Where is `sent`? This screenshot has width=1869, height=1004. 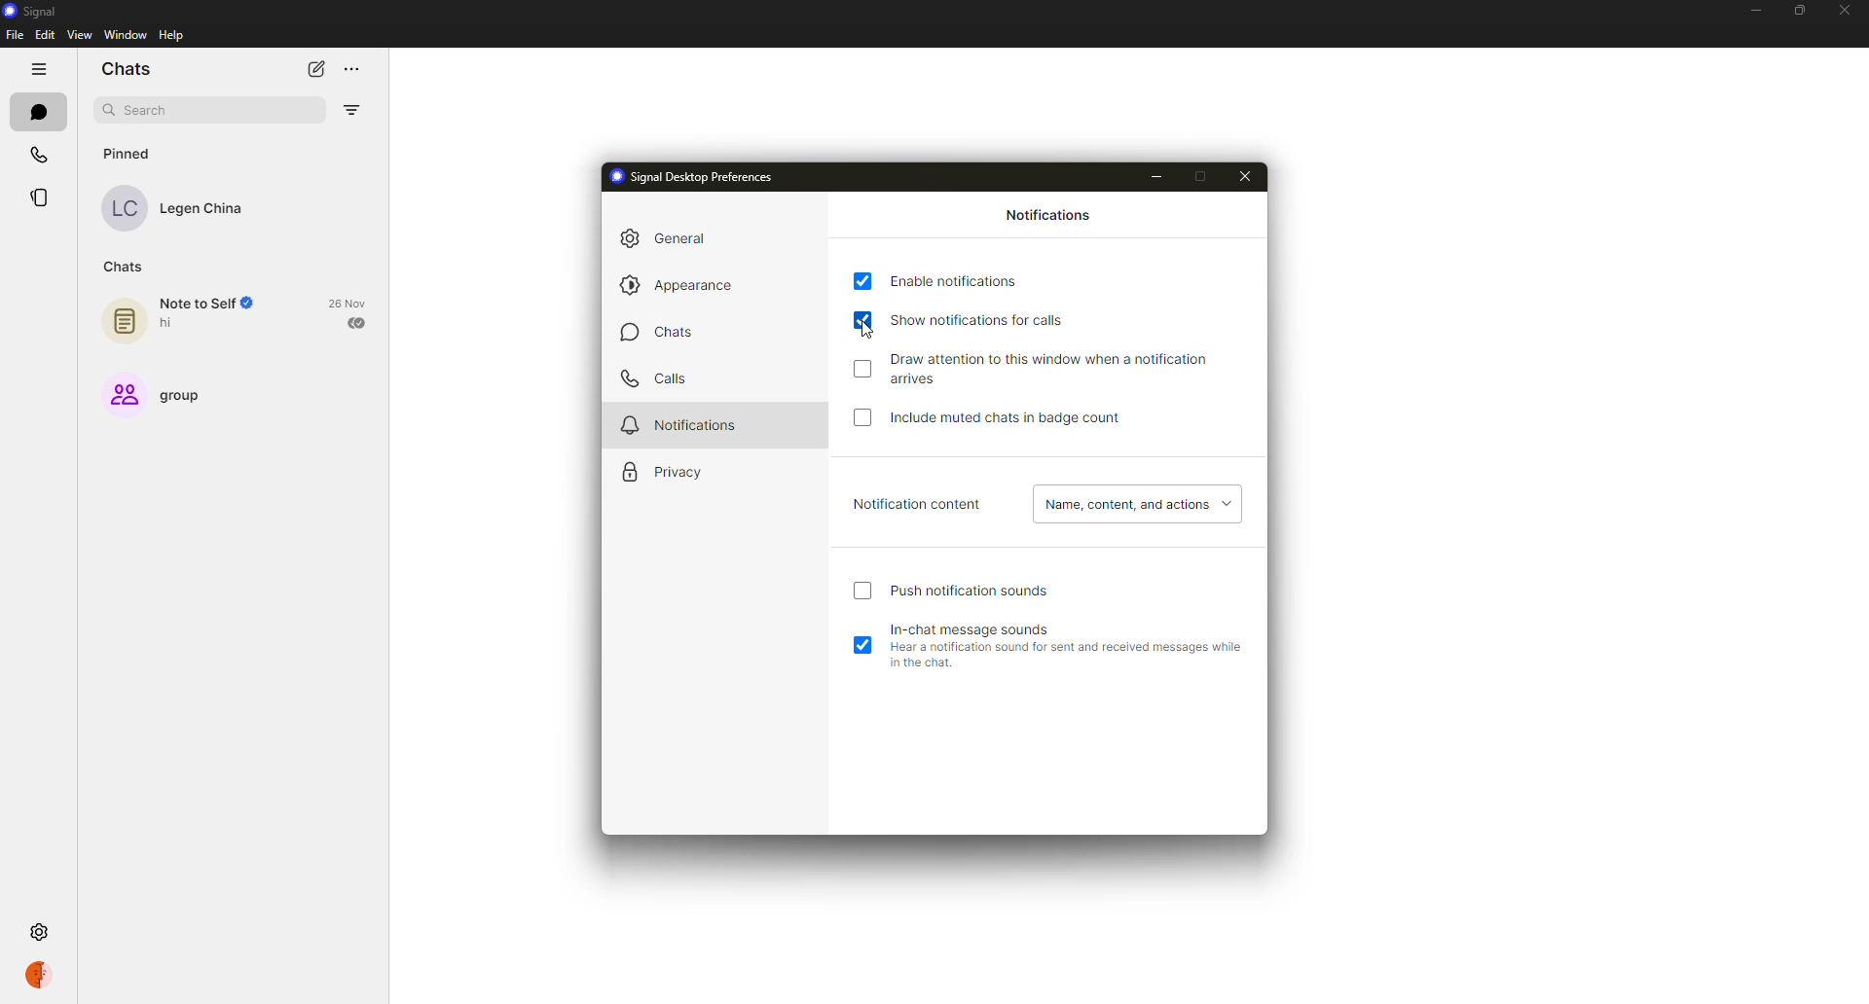 sent is located at coordinates (358, 324).